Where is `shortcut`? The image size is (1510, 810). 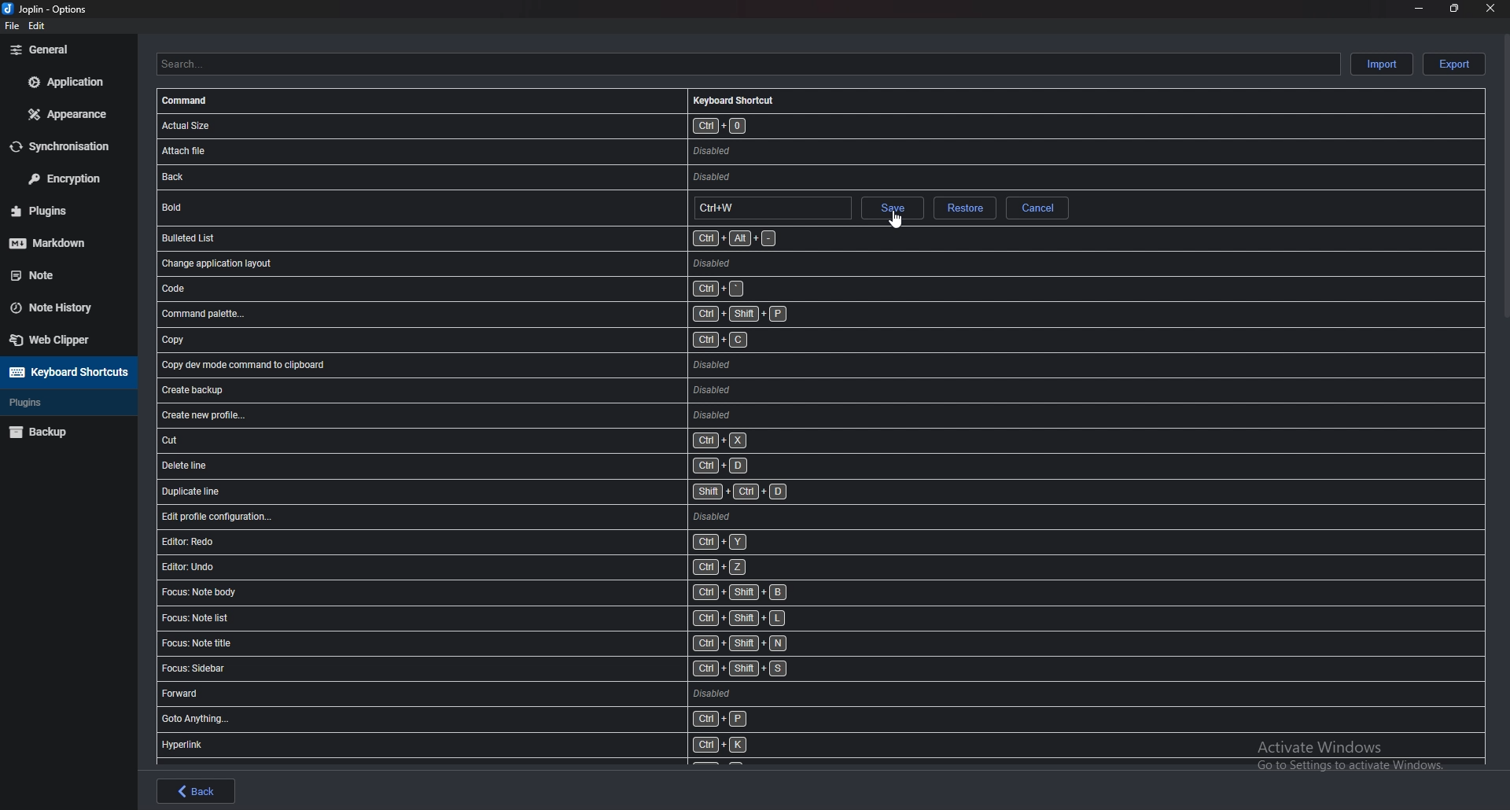
shortcut is located at coordinates (474, 261).